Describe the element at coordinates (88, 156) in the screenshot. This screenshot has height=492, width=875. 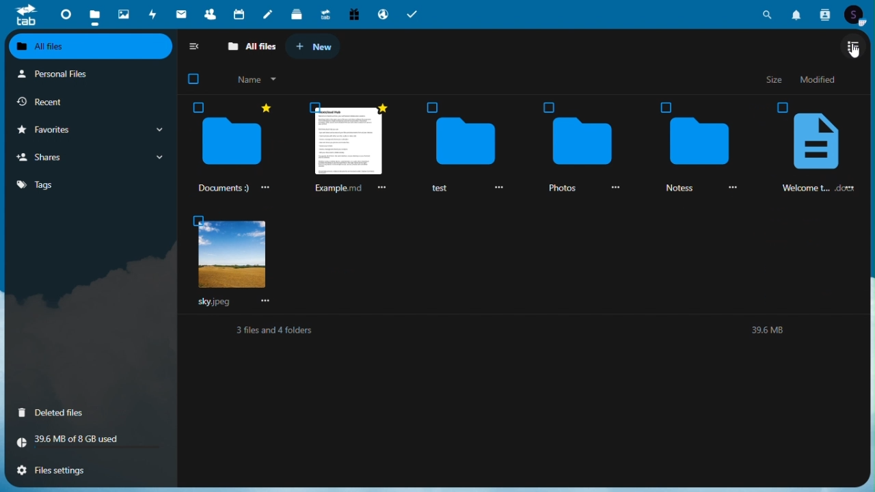
I see `shares` at that location.